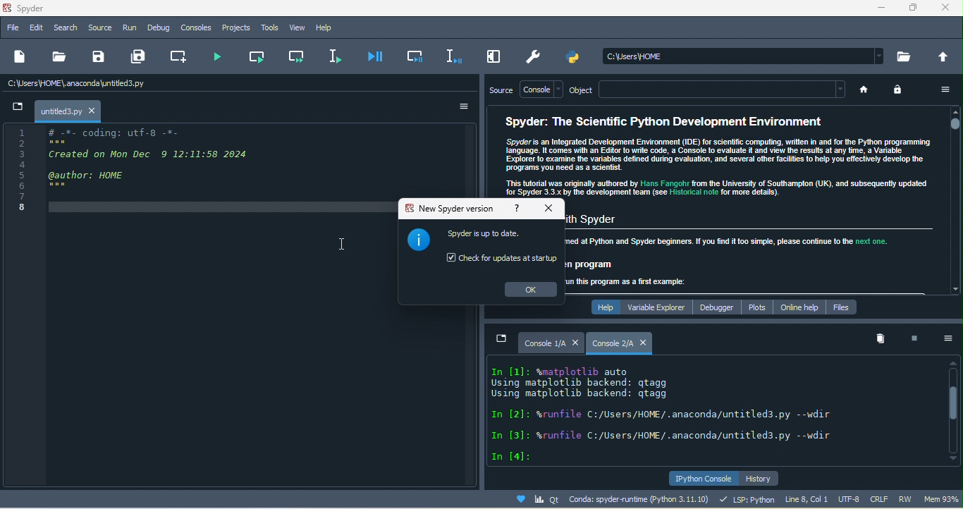 This screenshot has height=509, width=963. Describe the element at coordinates (953, 202) in the screenshot. I see `vertical scroll bar` at that location.